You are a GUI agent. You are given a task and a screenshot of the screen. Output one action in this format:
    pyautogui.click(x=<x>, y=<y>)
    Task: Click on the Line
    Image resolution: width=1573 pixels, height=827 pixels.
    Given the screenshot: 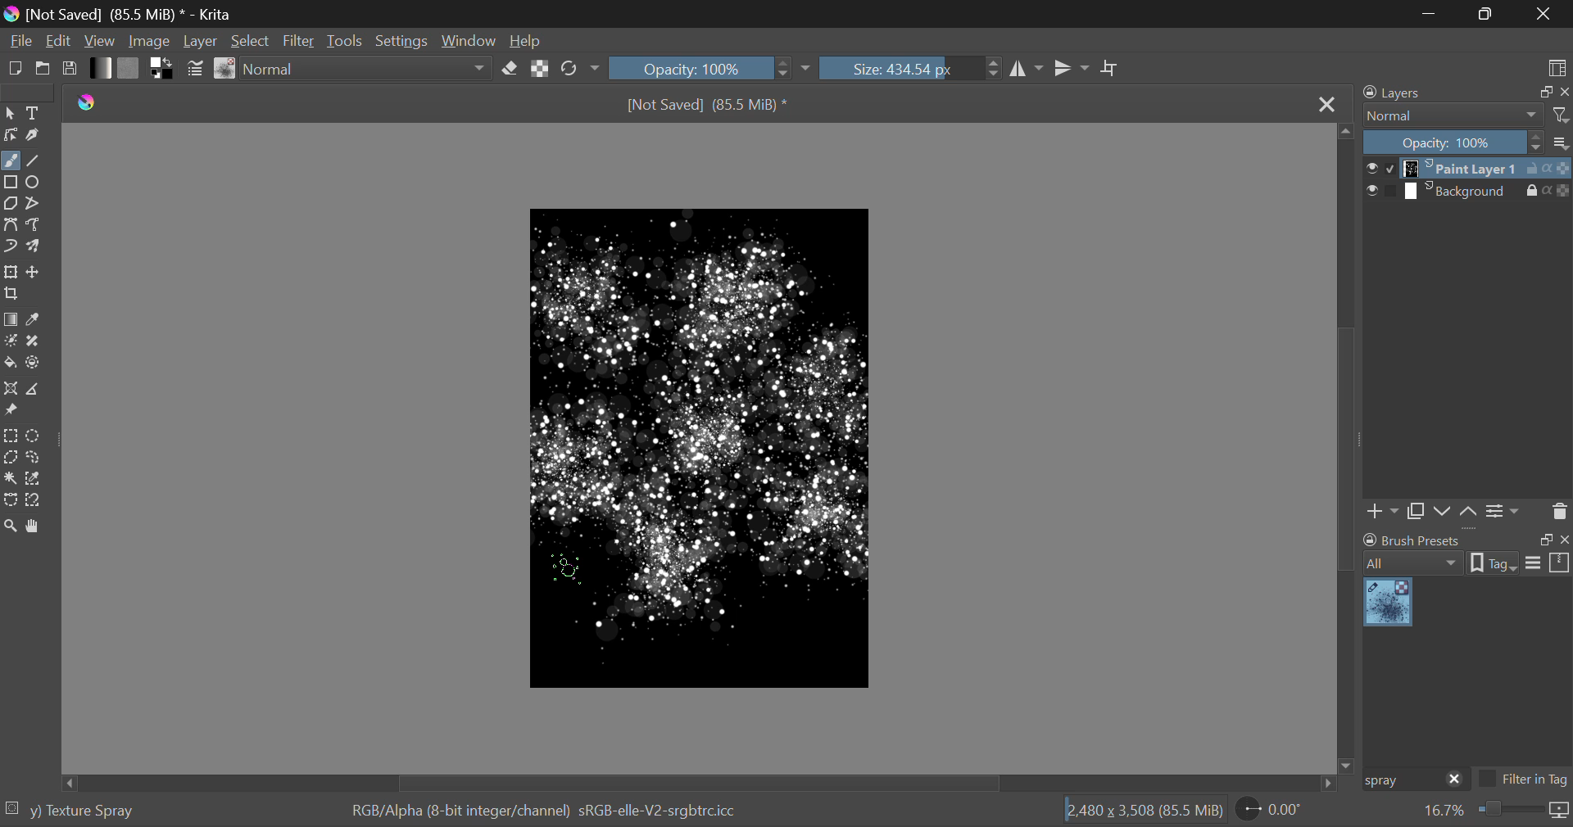 What is the action you would take?
    pyautogui.click(x=34, y=162)
    